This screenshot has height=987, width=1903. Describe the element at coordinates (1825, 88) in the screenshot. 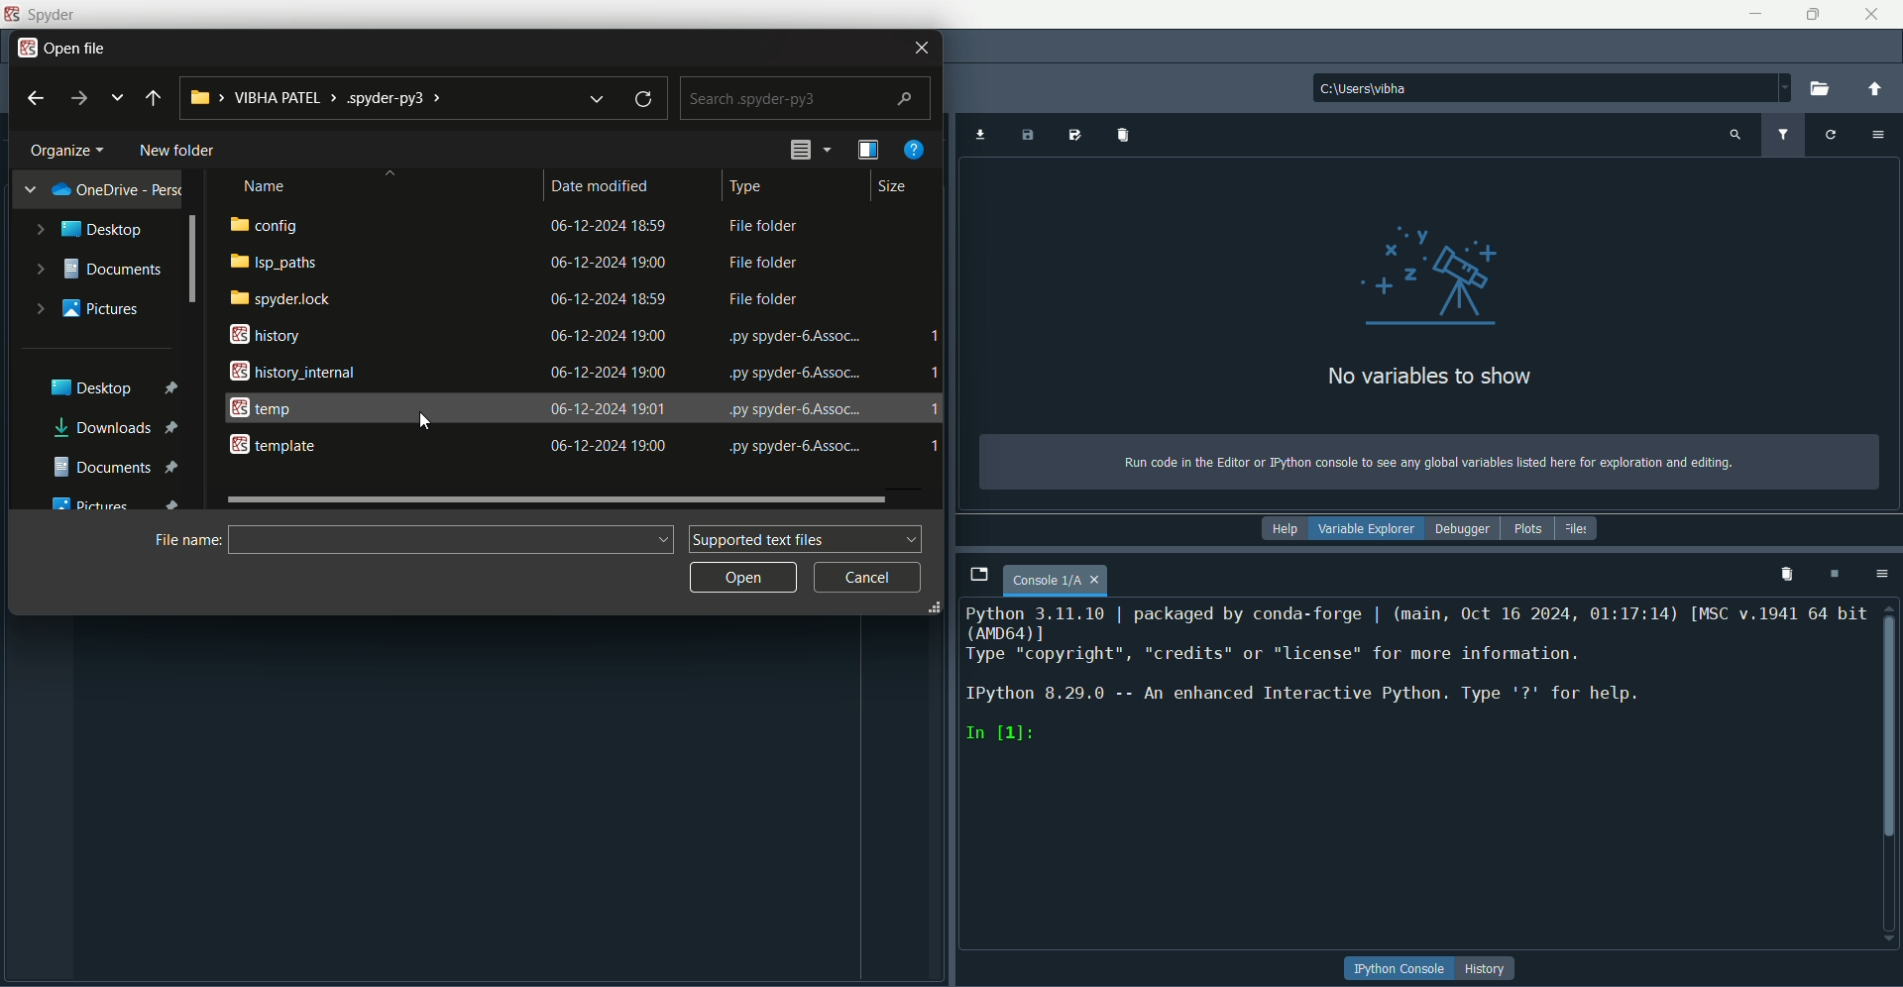

I see `open folder` at that location.